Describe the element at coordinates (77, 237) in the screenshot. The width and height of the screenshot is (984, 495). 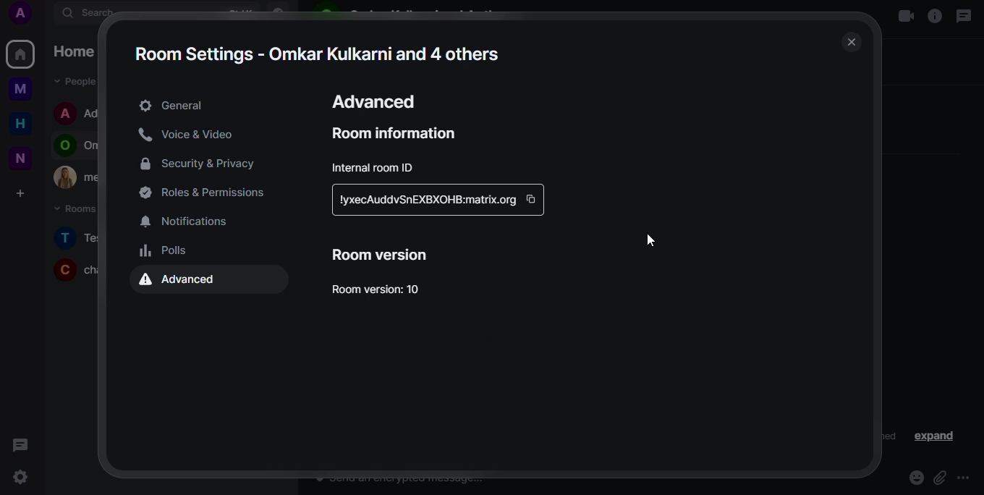
I see `room` at that location.